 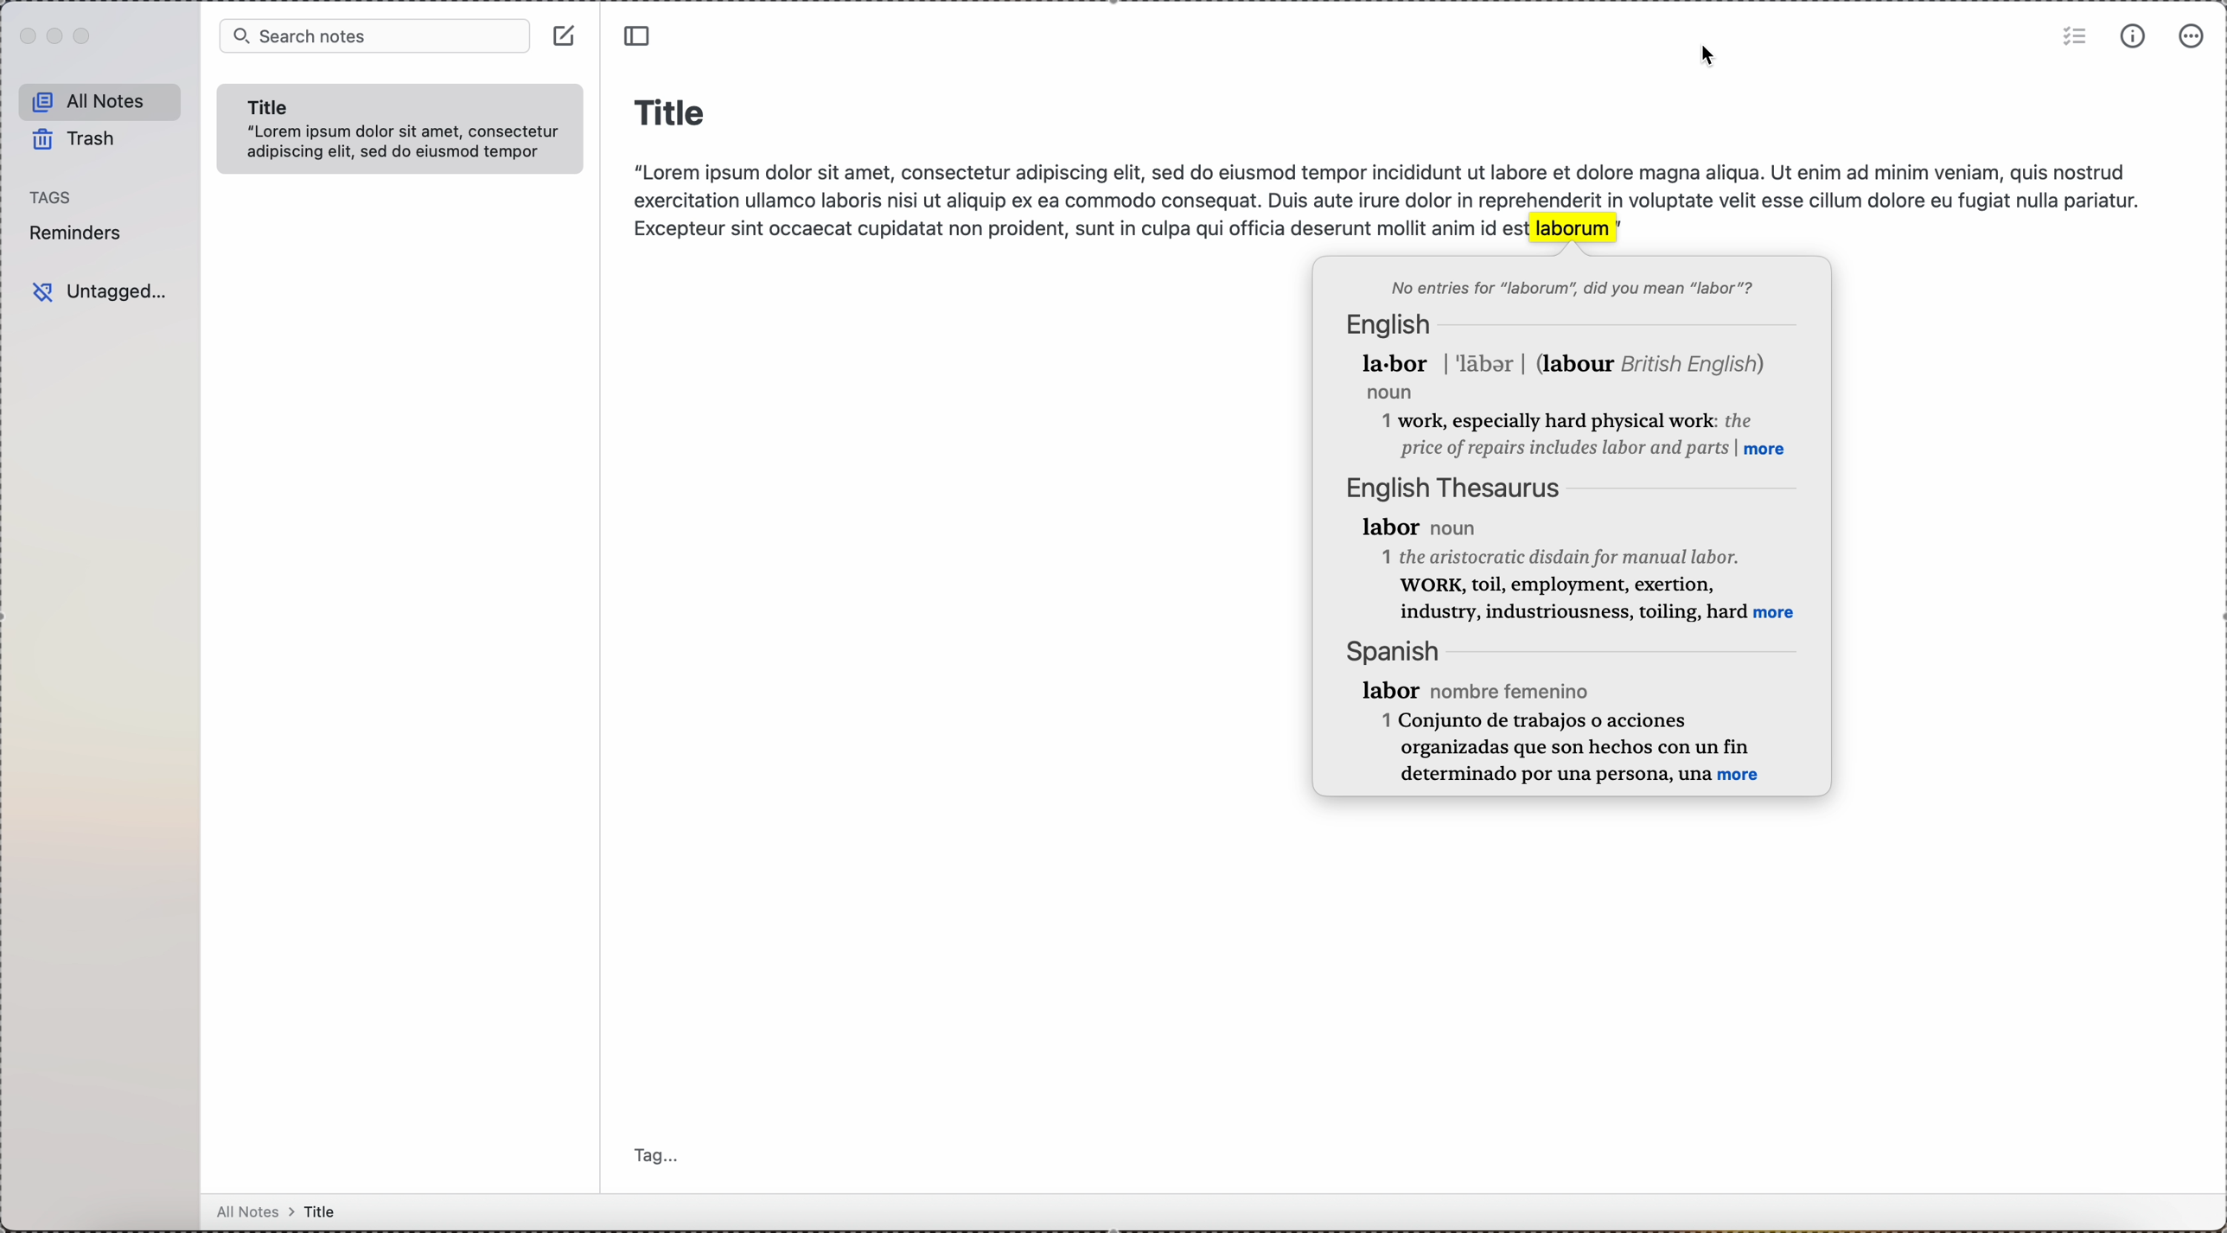 I want to click on search bar, so click(x=368, y=35).